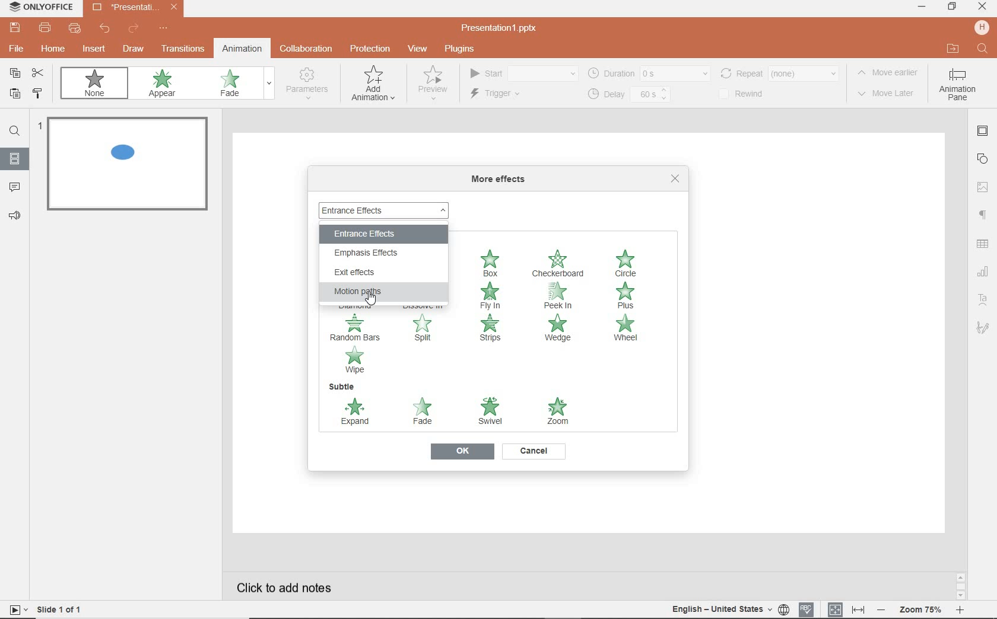  What do you see at coordinates (14, 610) in the screenshot?
I see `start slide show` at bounding box center [14, 610].